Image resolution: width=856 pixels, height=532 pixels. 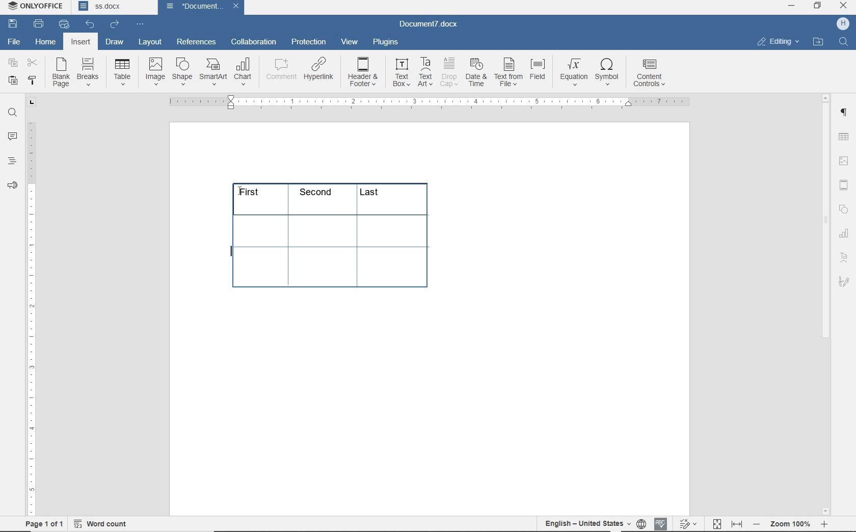 I want to click on copy, so click(x=12, y=64).